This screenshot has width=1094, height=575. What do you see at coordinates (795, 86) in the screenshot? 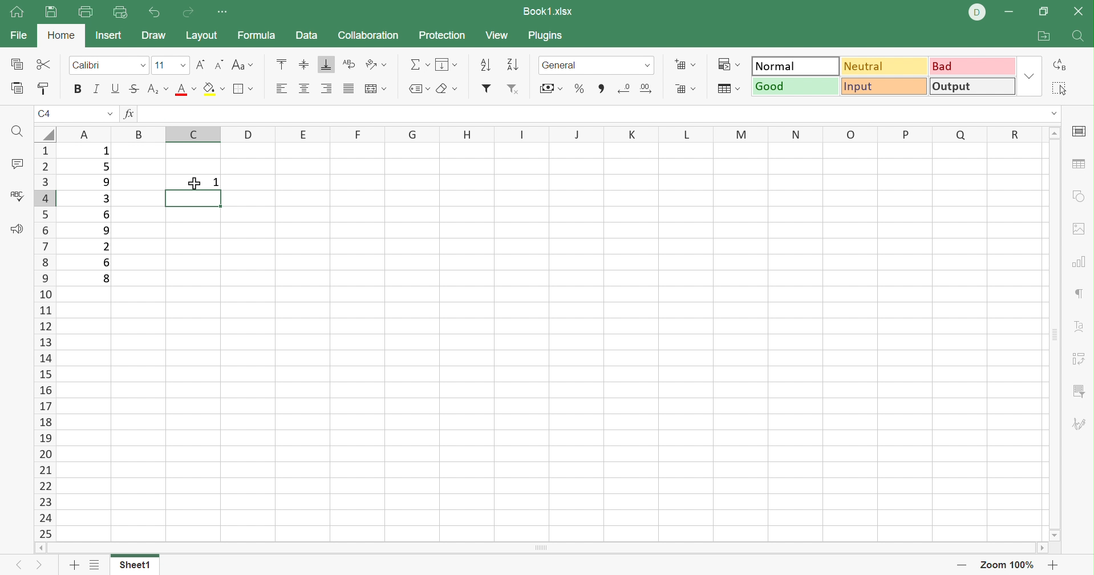
I see `Good` at bounding box center [795, 86].